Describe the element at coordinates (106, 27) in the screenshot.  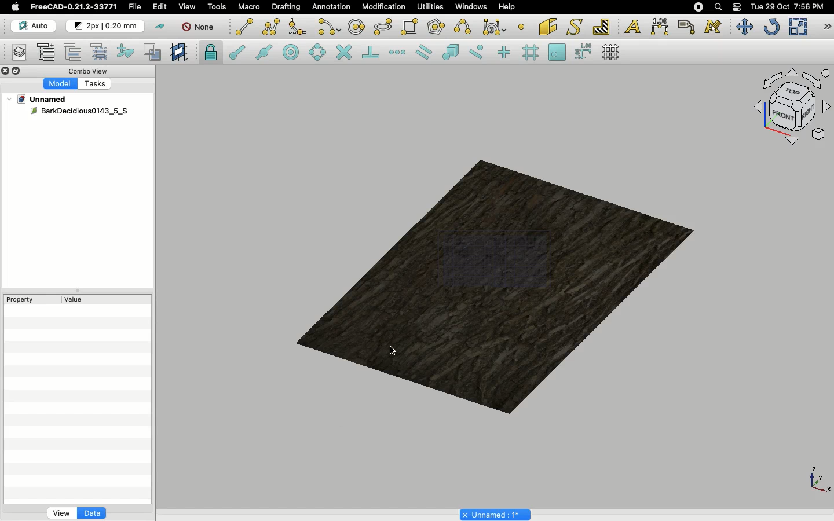
I see `Change default for new objects` at that location.